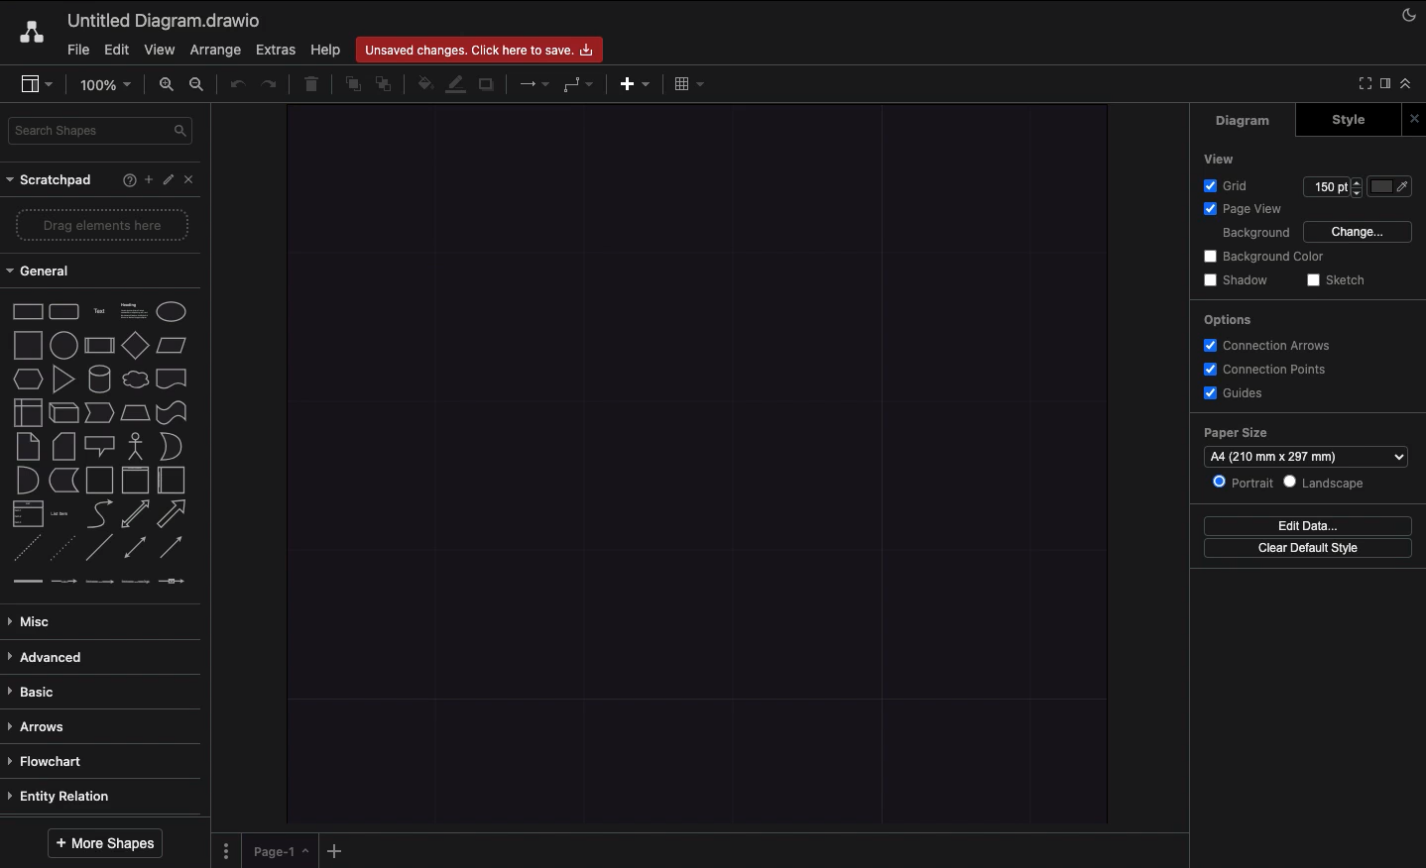 The width and height of the screenshot is (1426, 868). Describe the element at coordinates (104, 844) in the screenshot. I see `More shapes` at that location.